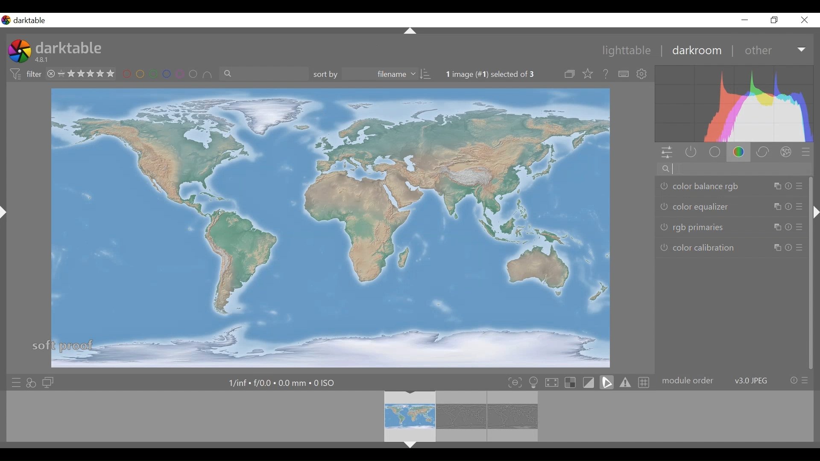 The image size is (820, 461). What do you see at coordinates (24, 74) in the screenshot?
I see `filter` at bounding box center [24, 74].